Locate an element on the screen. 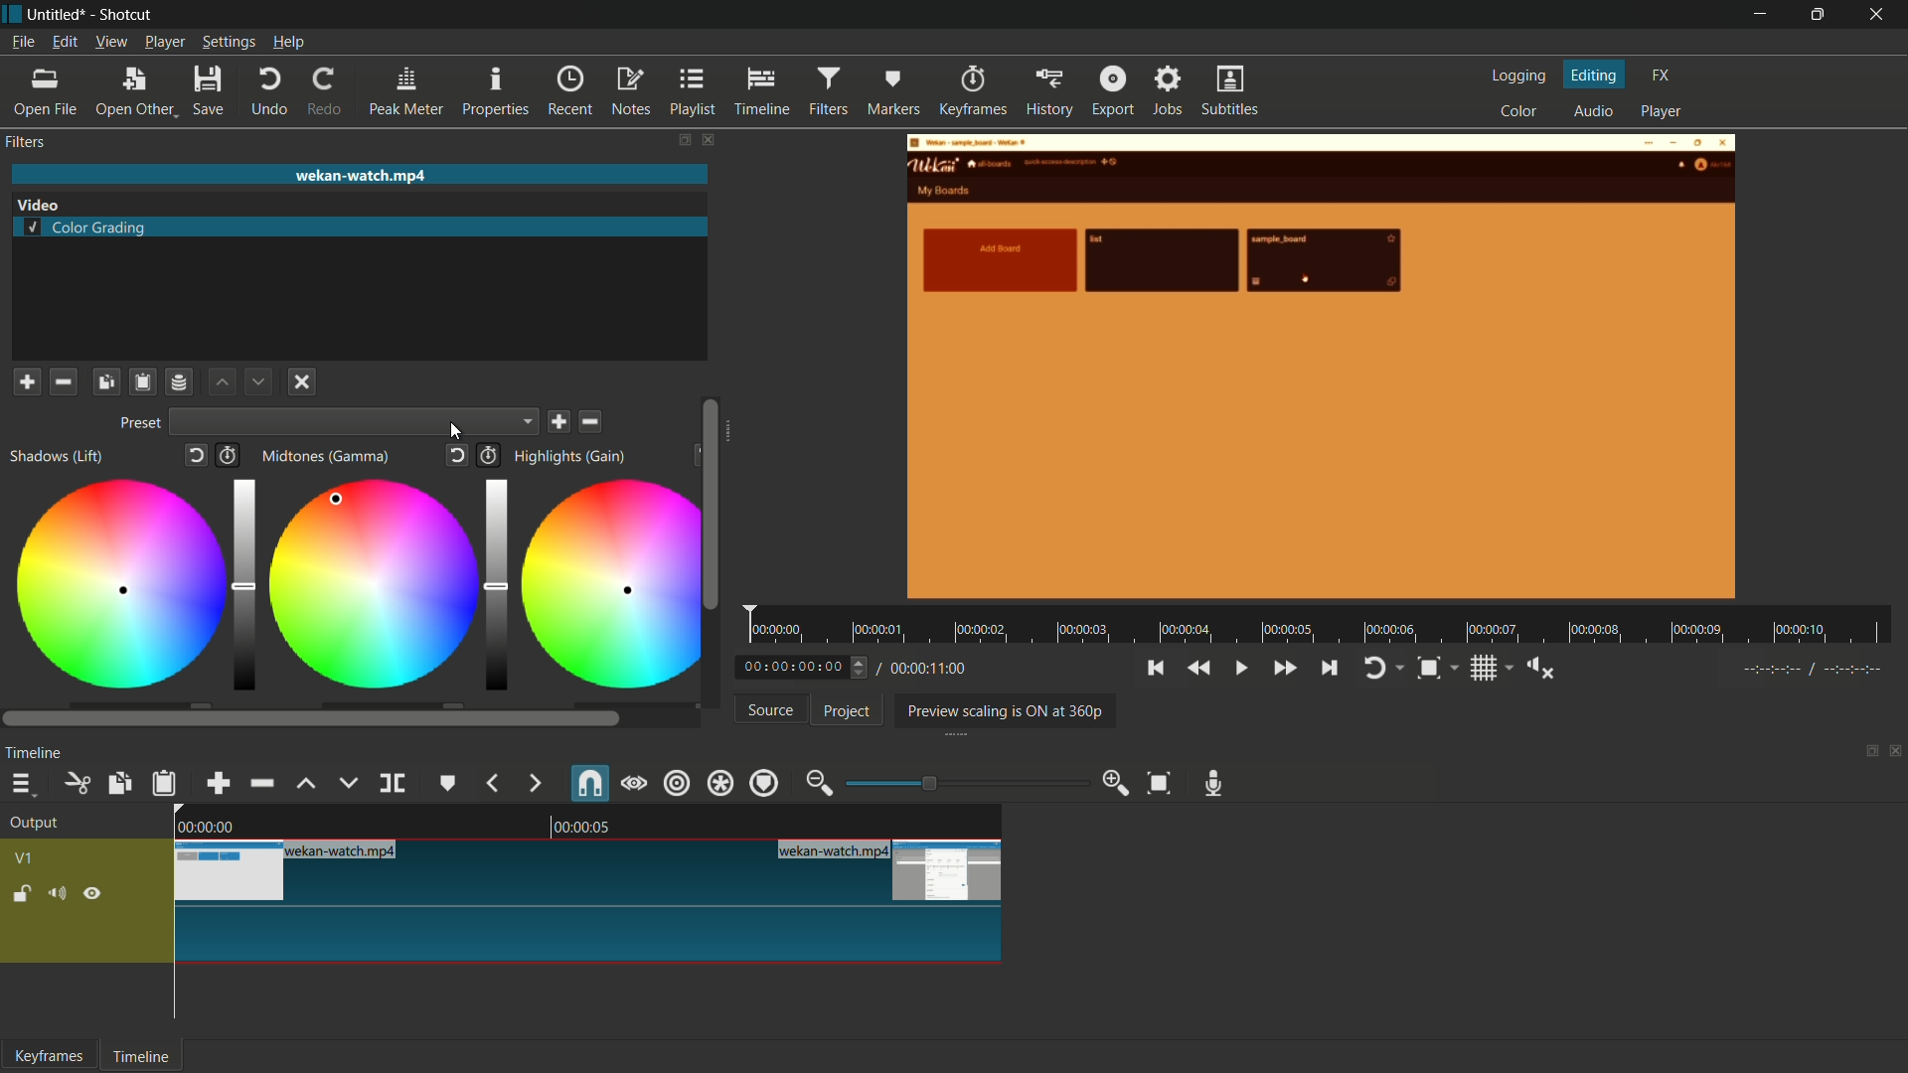  change layout is located at coordinates (684, 140).